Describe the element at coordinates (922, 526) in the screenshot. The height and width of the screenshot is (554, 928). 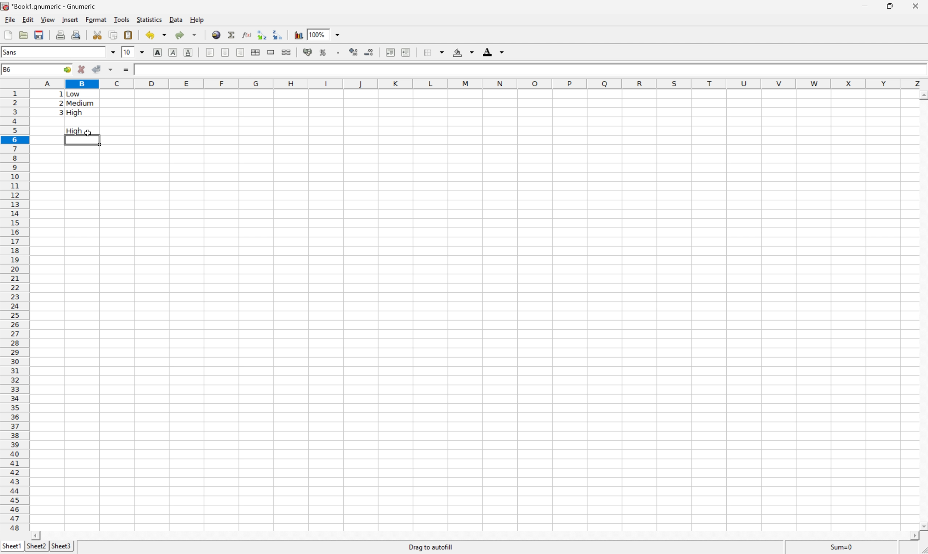
I see `Scroll Down` at that location.